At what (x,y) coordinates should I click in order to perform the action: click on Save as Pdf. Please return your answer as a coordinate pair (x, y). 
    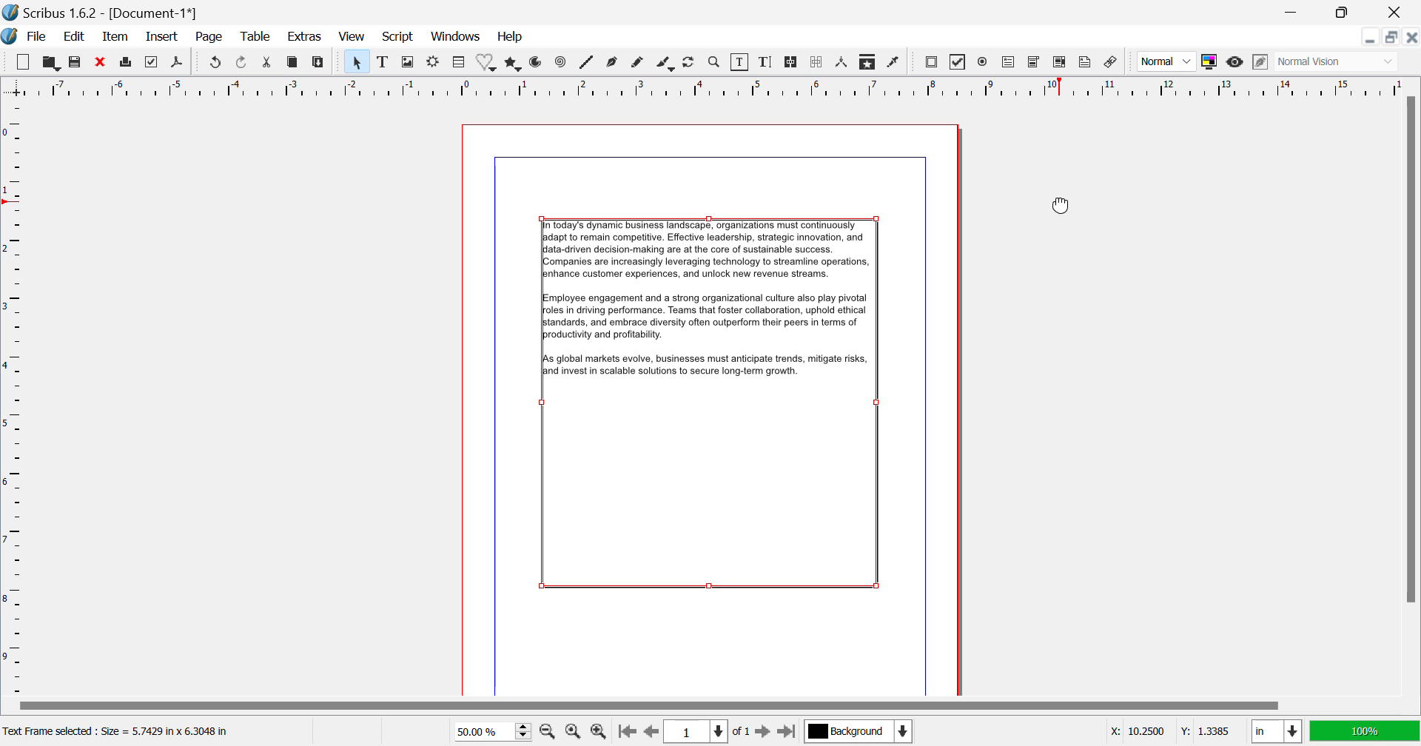
    Looking at the image, I should click on (178, 63).